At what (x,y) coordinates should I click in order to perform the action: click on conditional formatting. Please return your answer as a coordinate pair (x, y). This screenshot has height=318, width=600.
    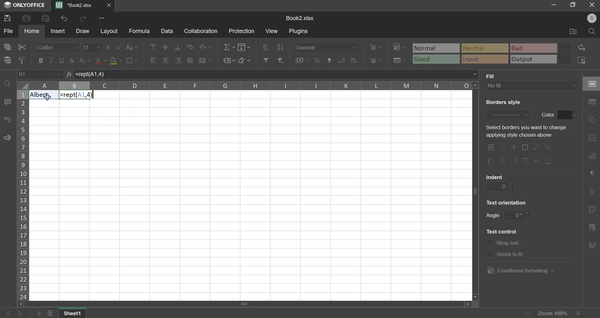
    Looking at the image, I should click on (399, 46).